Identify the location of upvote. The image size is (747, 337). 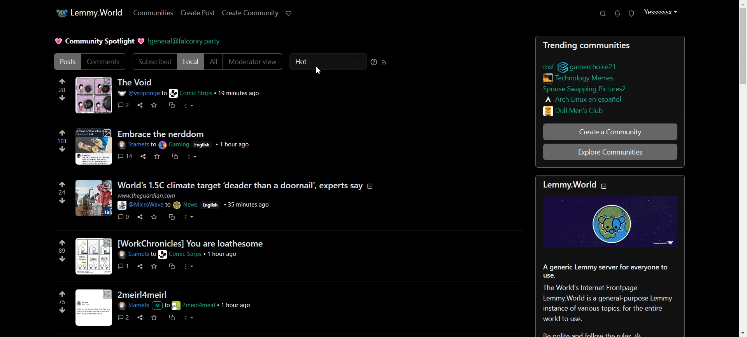
(62, 186).